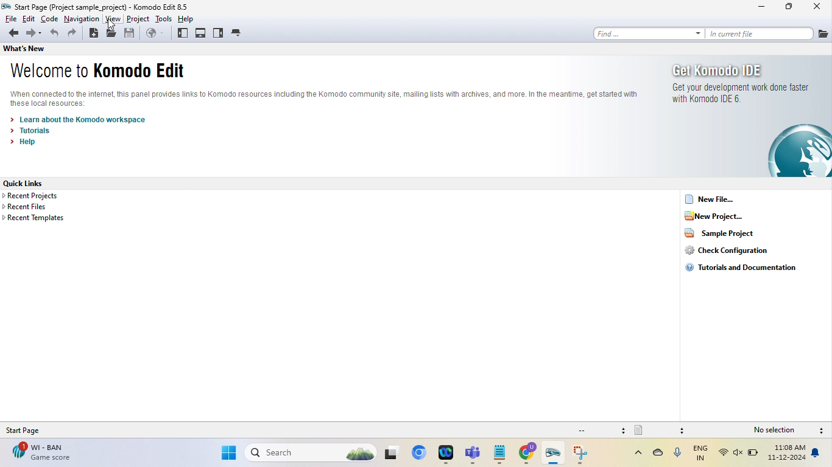  What do you see at coordinates (729, 70) in the screenshot?
I see `get komodo ide` at bounding box center [729, 70].